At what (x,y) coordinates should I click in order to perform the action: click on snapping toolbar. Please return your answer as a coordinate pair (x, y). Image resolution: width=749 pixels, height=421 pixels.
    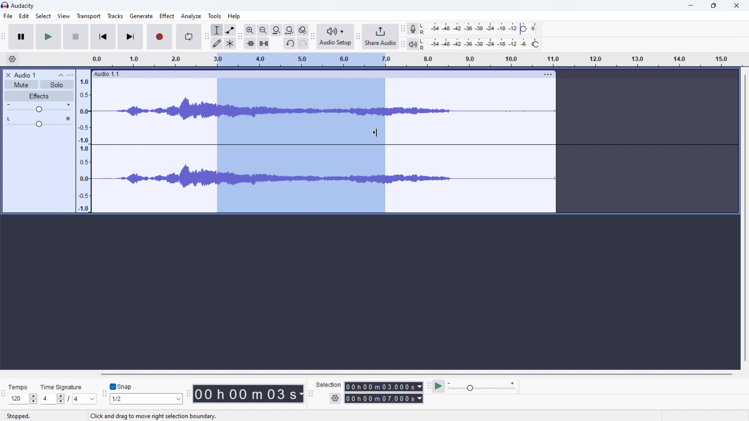
    Looking at the image, I should click on (104, 395).